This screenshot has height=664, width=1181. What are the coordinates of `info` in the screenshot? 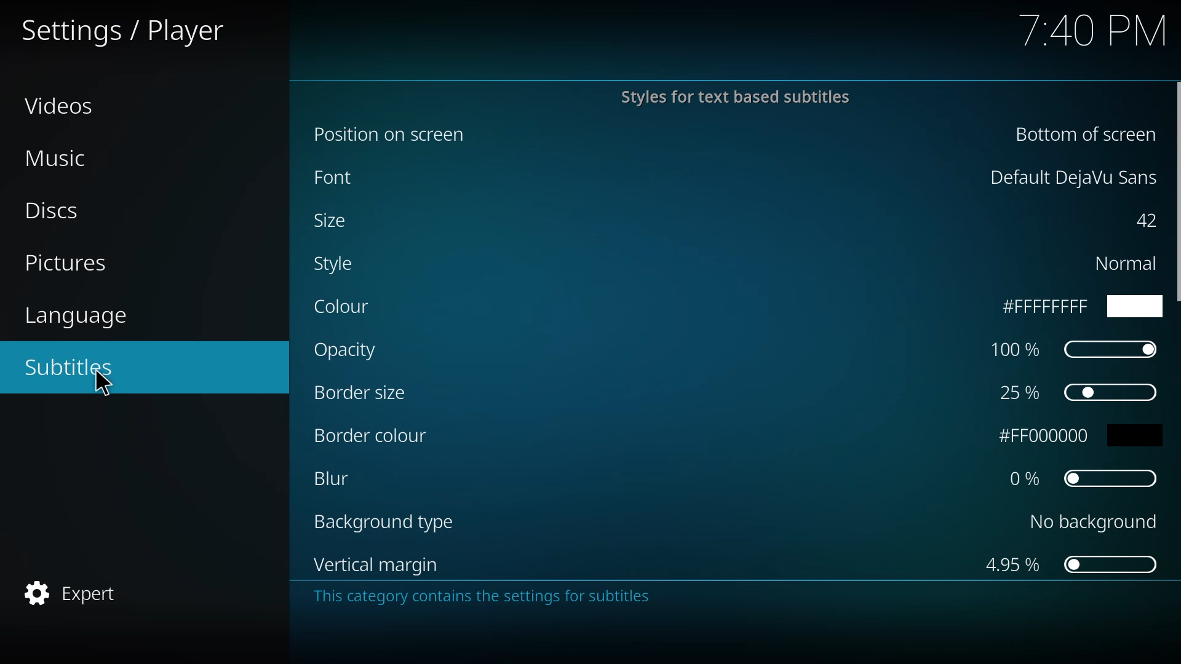 It's located at (485, 595).